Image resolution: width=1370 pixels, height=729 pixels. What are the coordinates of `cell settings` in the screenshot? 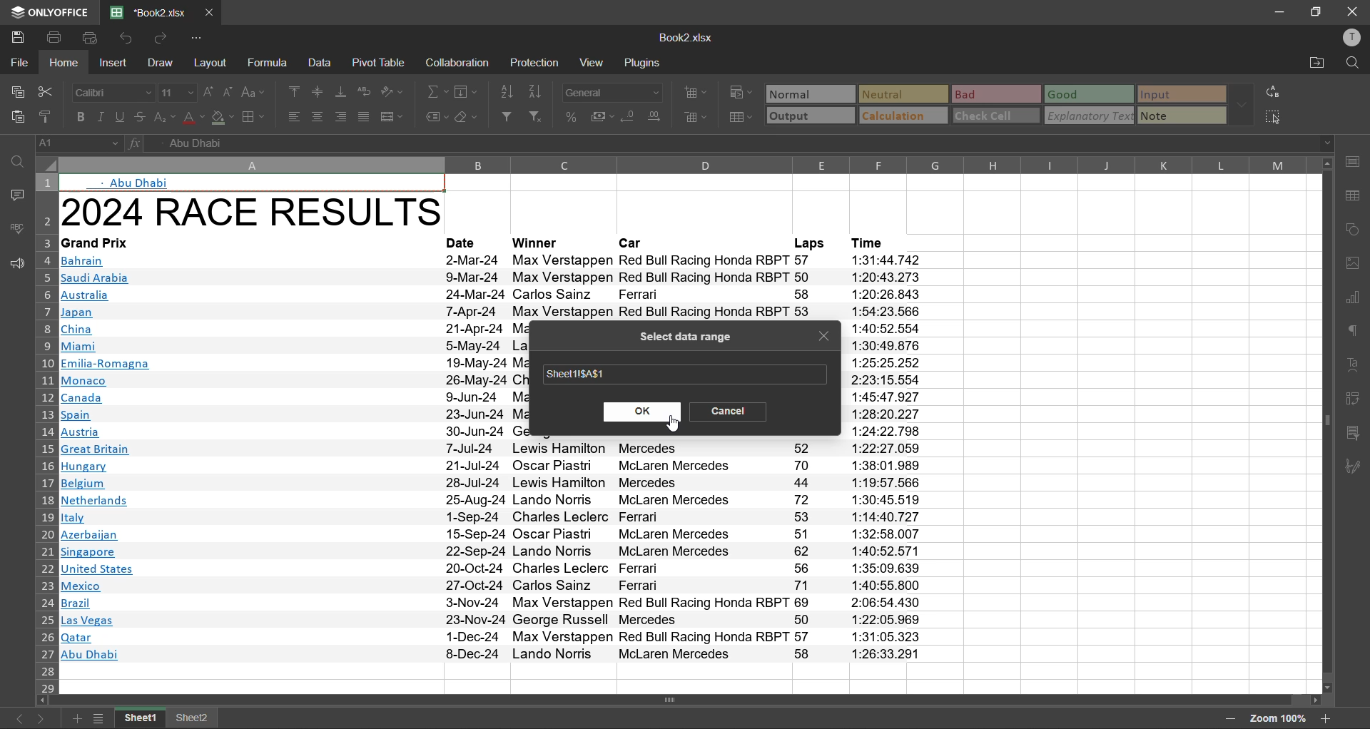 It's located at (1353, 161).